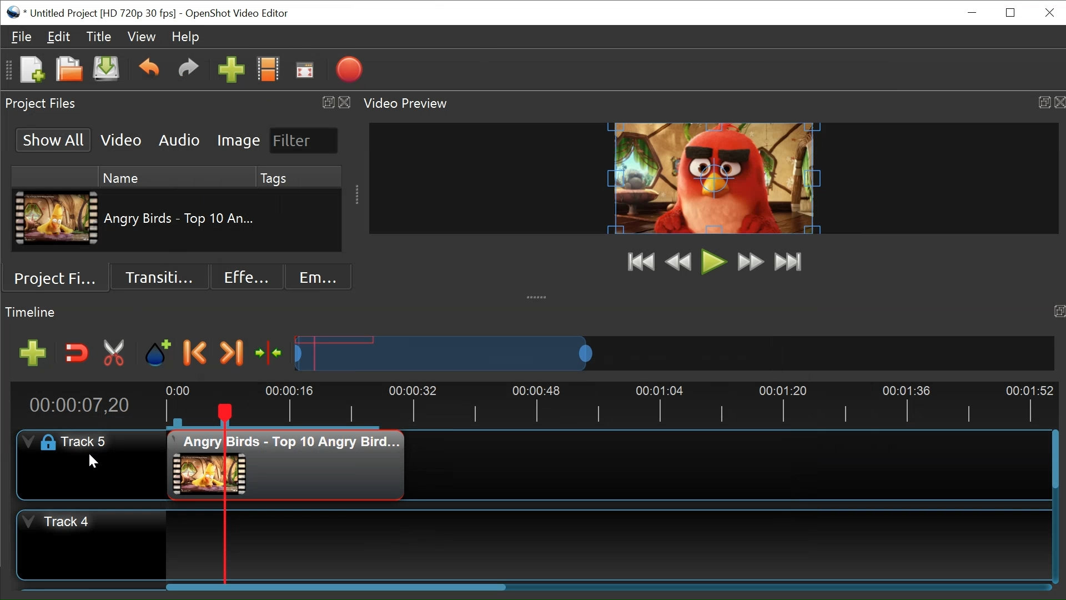 Image resolution: width=1066 pixels, height=600 pixels. I want to click on Timeline, so click(610, 404).